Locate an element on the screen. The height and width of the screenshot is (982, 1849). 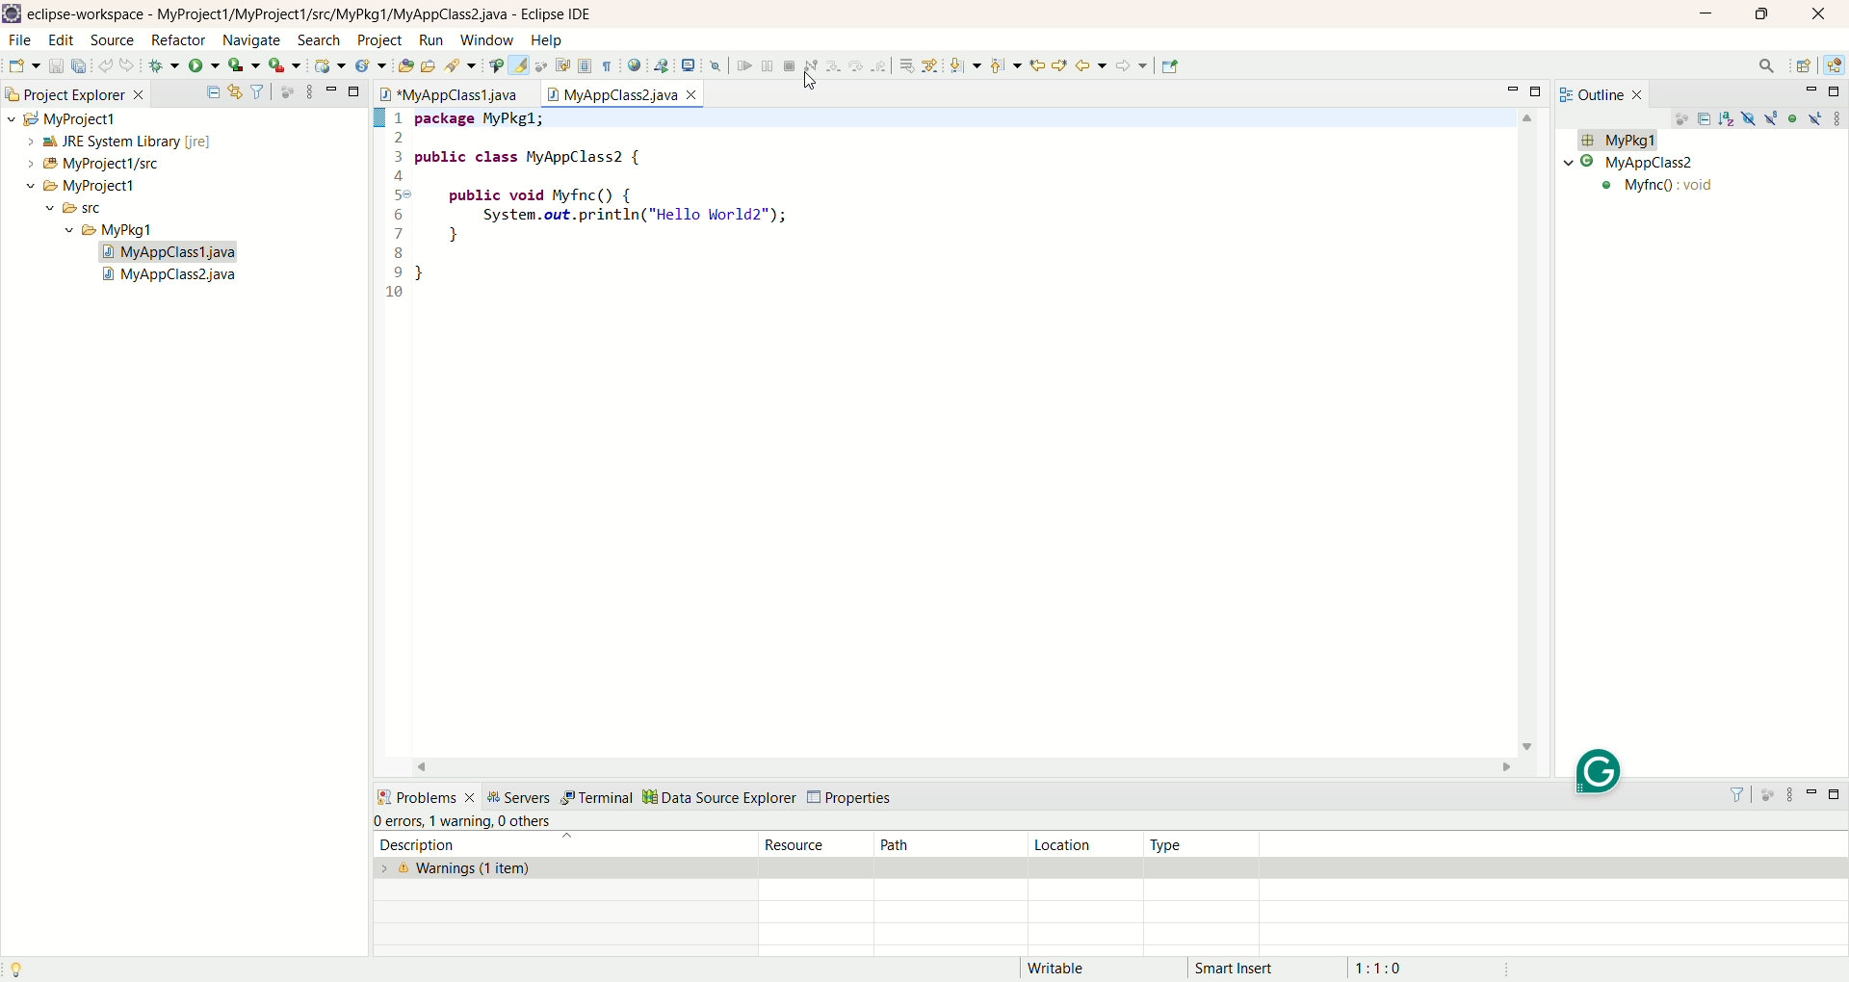
MyAppClass1.java is located at coordinates (456, 94).